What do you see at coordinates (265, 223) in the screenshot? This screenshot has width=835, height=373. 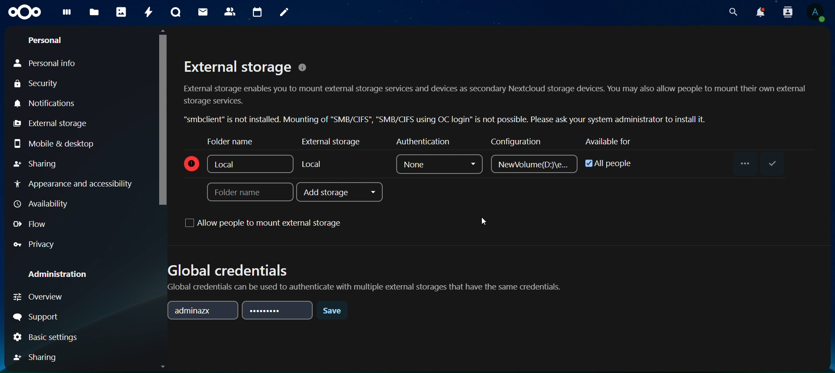 I see `allow people to mount external storage` at bounding box center [265, 223].